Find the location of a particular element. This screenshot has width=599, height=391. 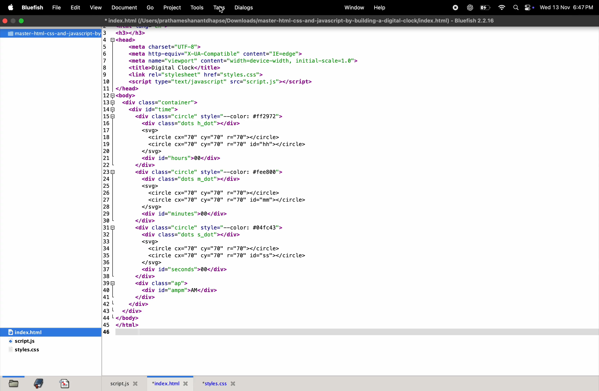

chatGpt is located at coordinates (470, 7).